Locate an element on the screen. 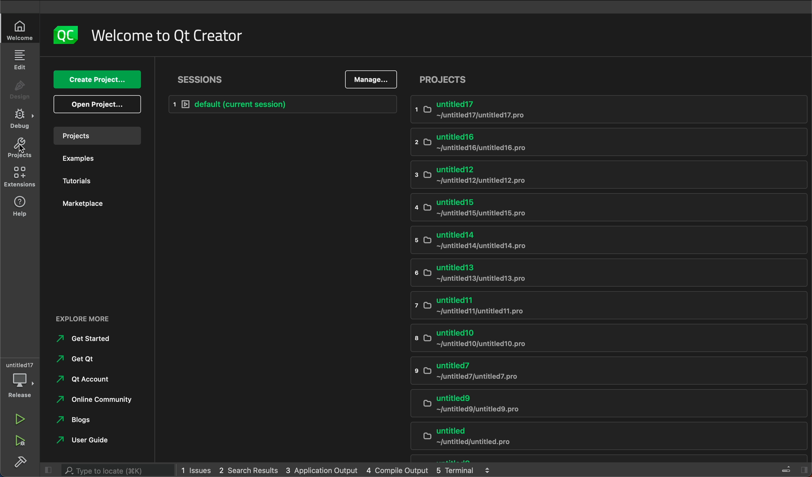 The height and width of the screenshot is (477, 812). sessions is located at coordinates (196, 79).